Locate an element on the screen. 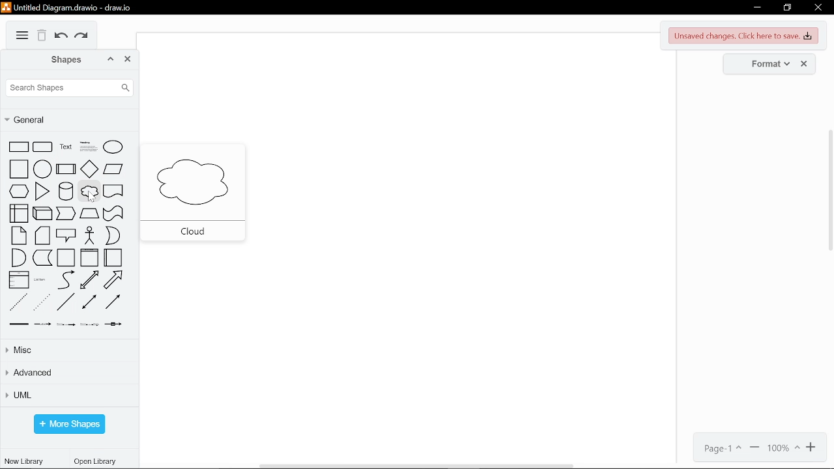  minimize is located at coordinates (756, 6).